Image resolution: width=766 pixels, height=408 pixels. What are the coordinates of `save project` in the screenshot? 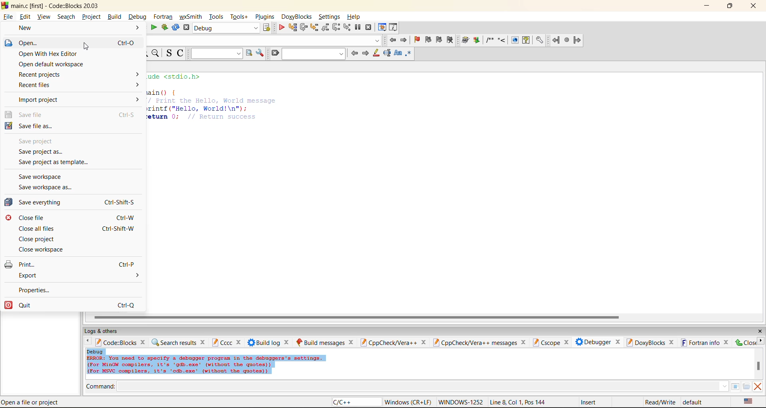 It's located at (41, 141).